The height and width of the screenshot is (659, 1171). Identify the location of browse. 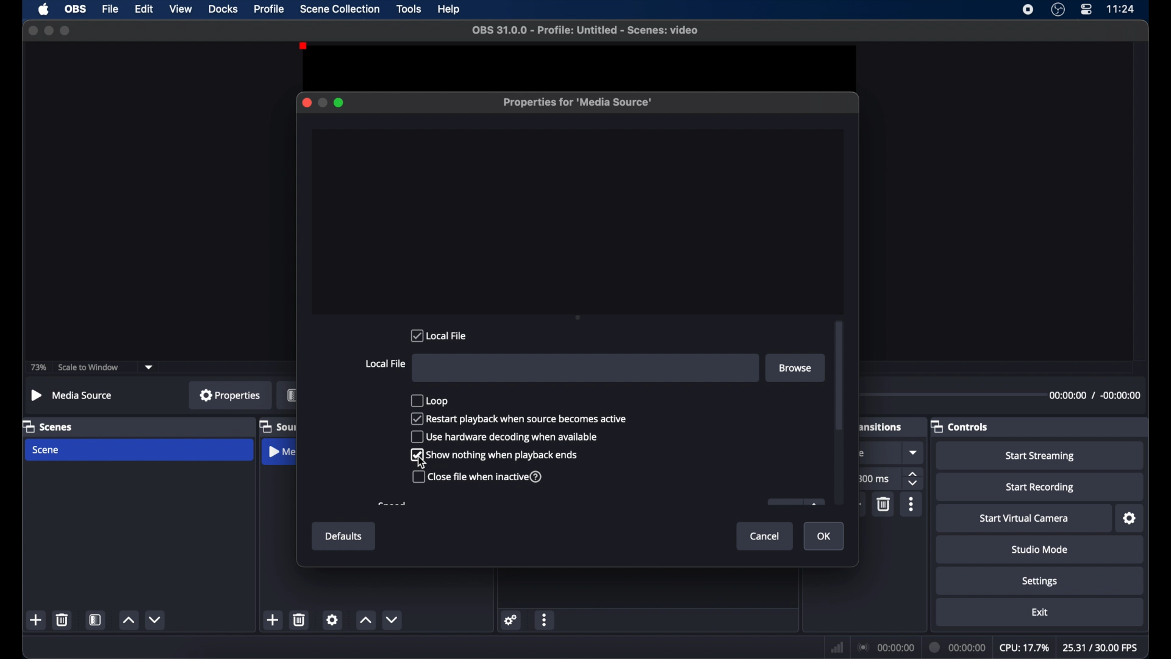
(797, 368).